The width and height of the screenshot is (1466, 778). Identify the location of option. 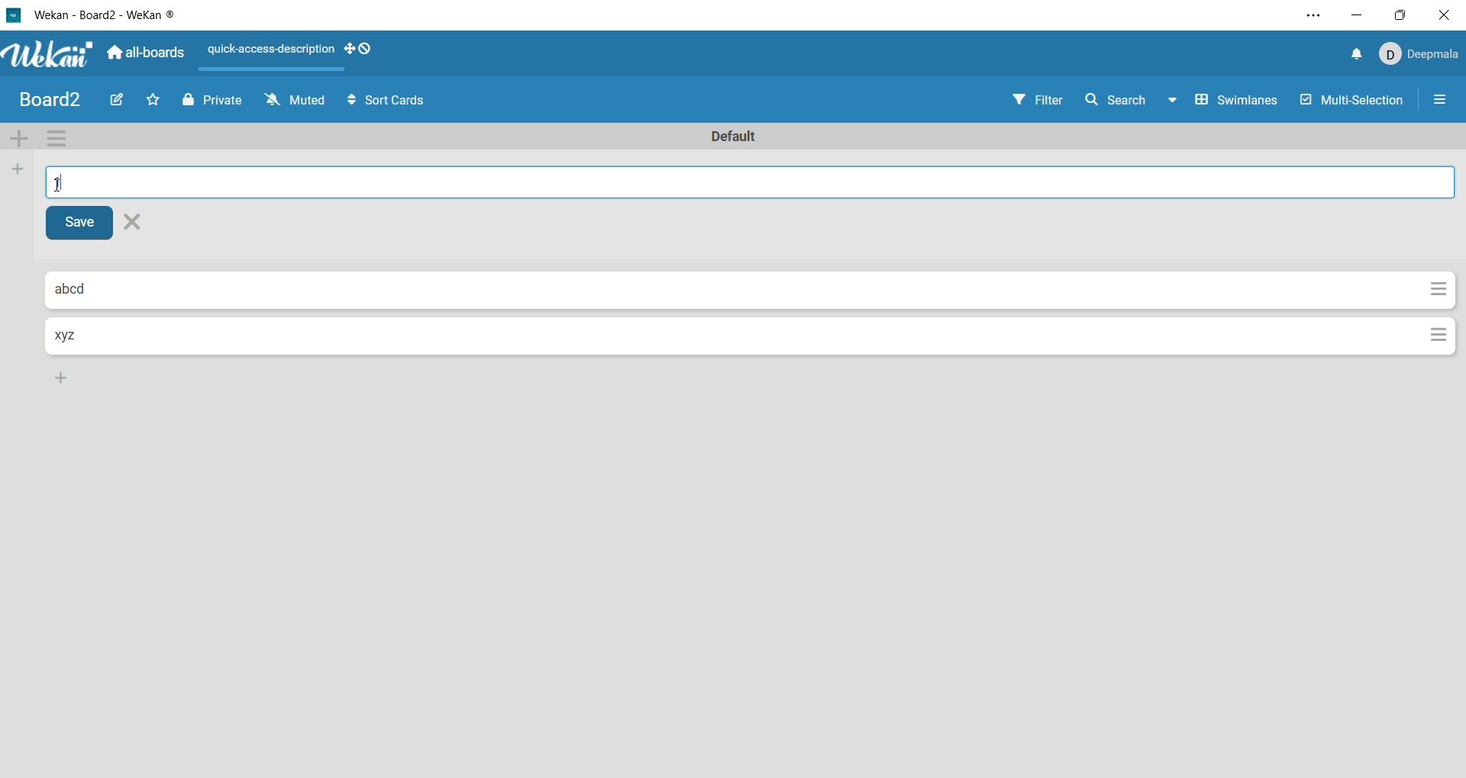
(1442, 99).